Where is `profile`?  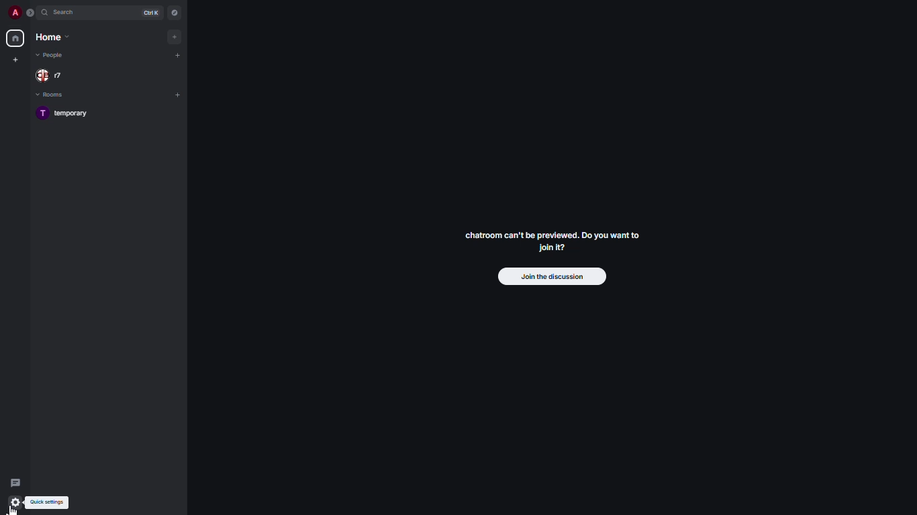
profile is located at coordinates (13, 12).